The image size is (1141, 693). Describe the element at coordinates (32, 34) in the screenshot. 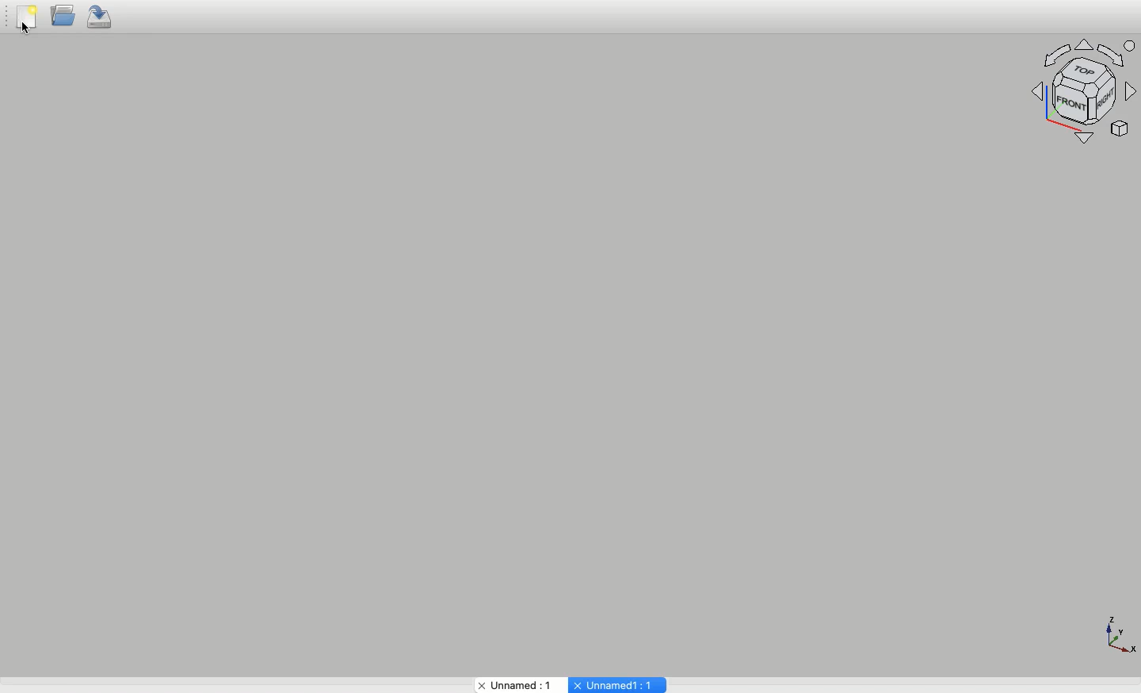

I see `cursor` at that location.